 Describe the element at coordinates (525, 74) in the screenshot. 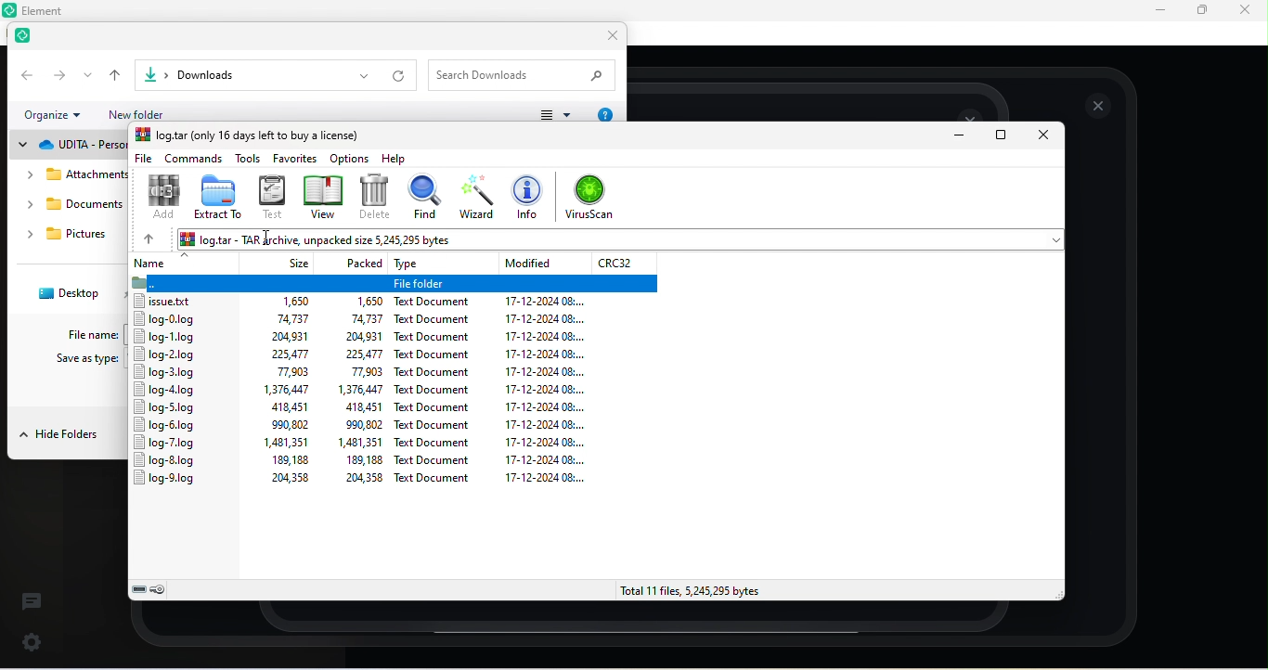

I see `search` at that location.